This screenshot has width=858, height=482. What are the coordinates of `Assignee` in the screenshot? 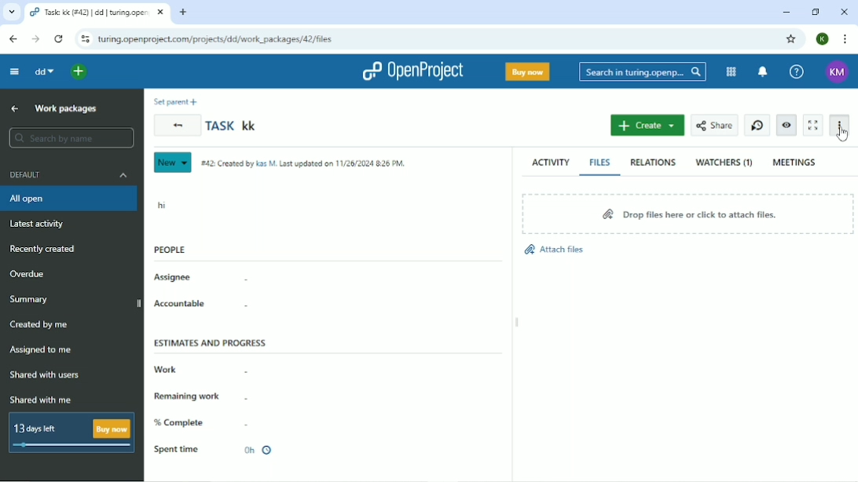 It's located at (201, 279).